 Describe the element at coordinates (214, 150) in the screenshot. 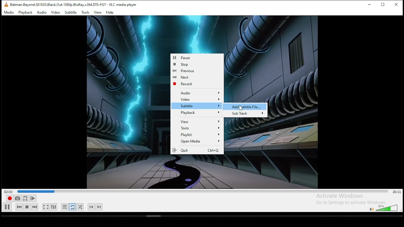

I see `Ctrl+Q` at that location.